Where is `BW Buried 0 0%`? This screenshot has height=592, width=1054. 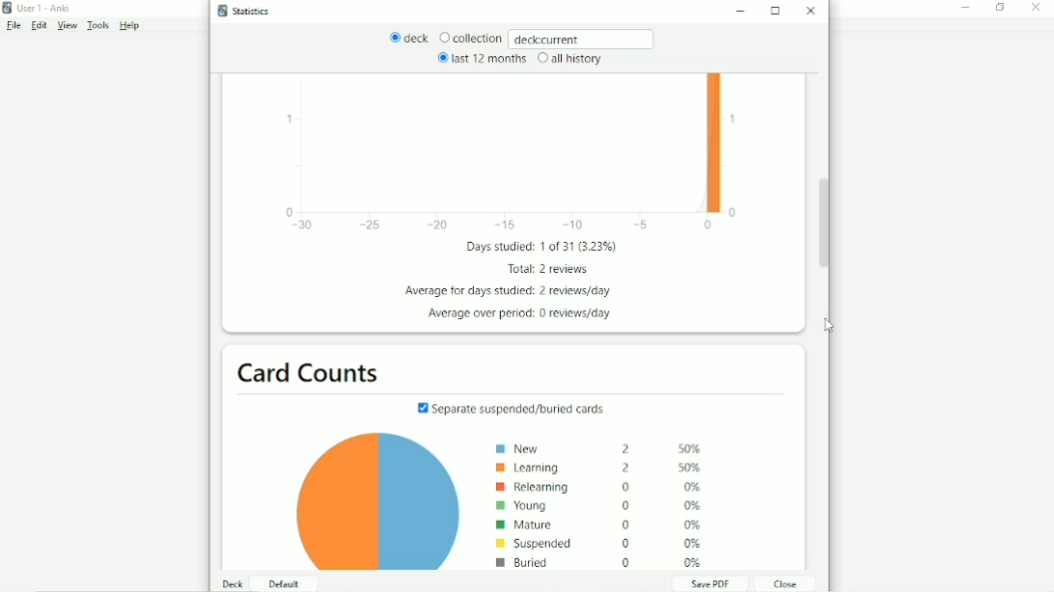 BW Buried 0 0% is located at coordinates (603, 562).